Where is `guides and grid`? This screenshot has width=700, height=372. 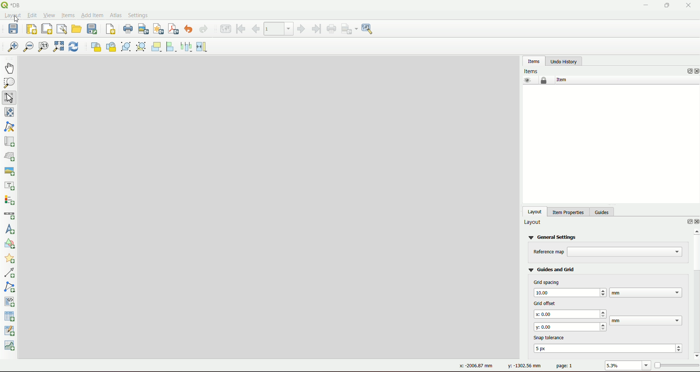
guides and grid is located at coordinates (552, 269).